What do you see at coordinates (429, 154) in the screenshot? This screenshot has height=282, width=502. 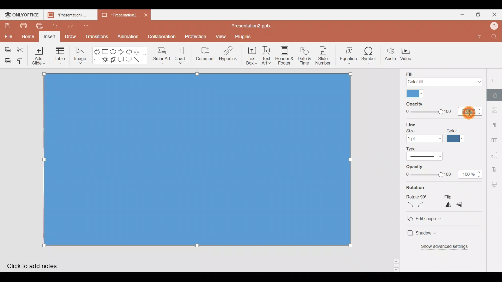 I see `Line type` at bounding box center [429, 154].